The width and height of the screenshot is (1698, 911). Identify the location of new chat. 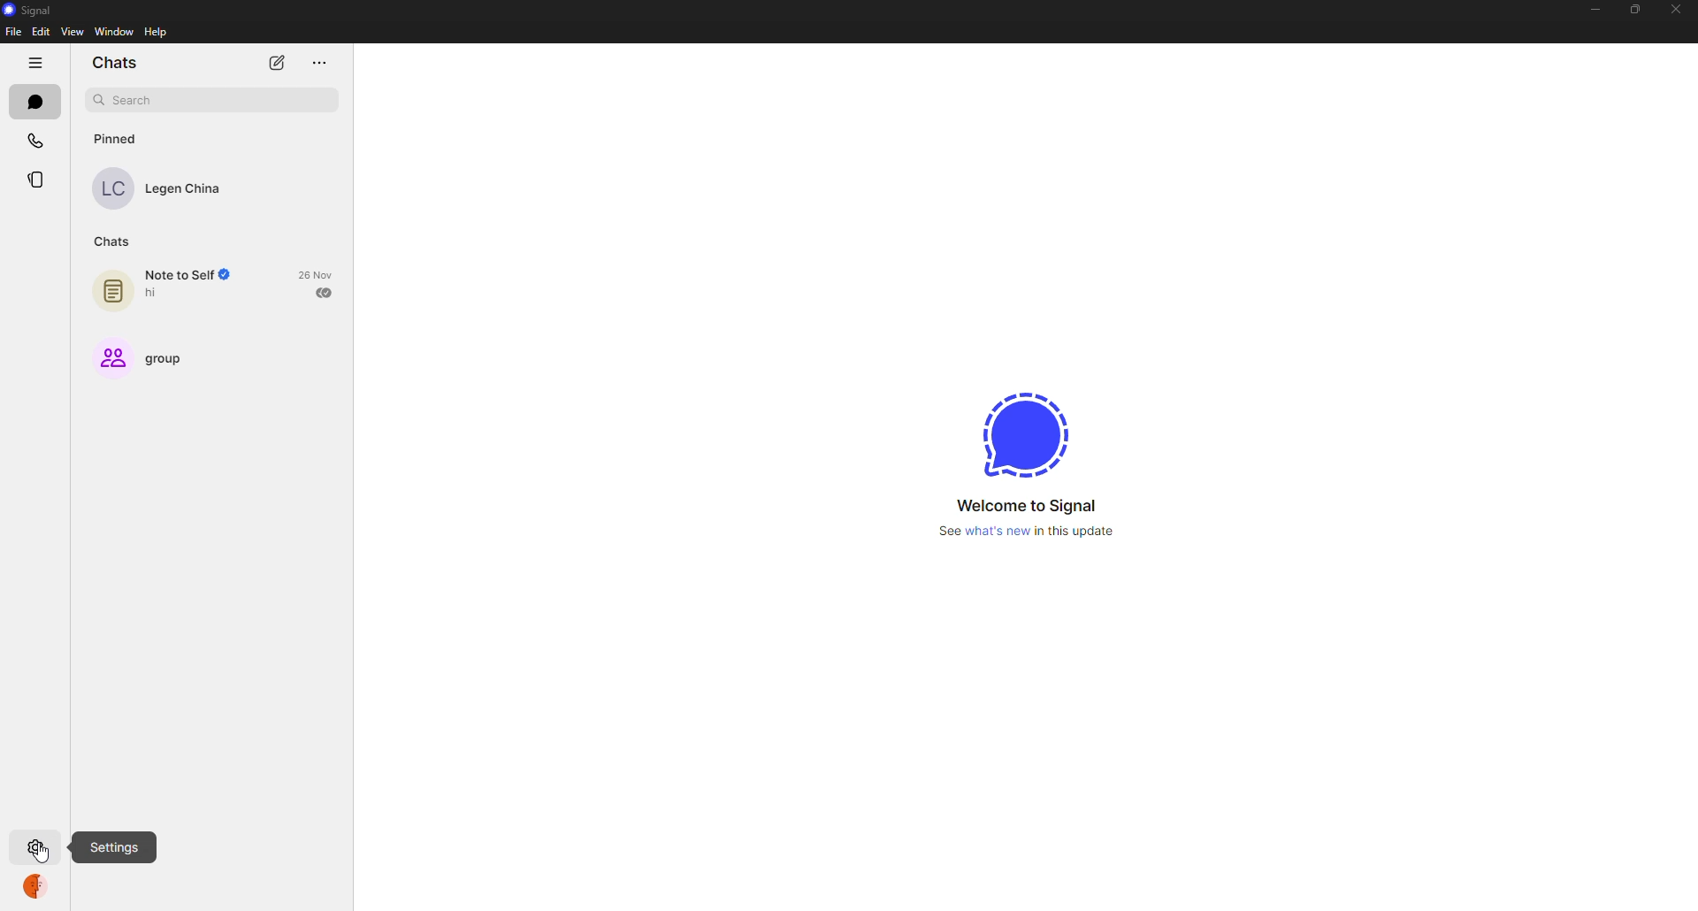
(277, 64).